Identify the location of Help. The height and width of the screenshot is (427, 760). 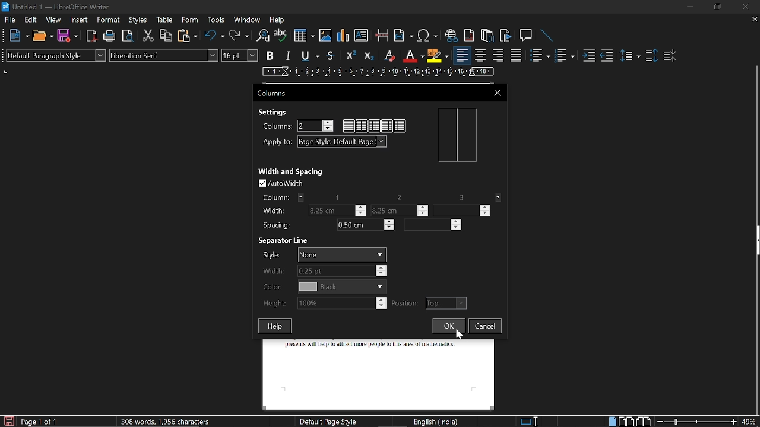
(274, 324).